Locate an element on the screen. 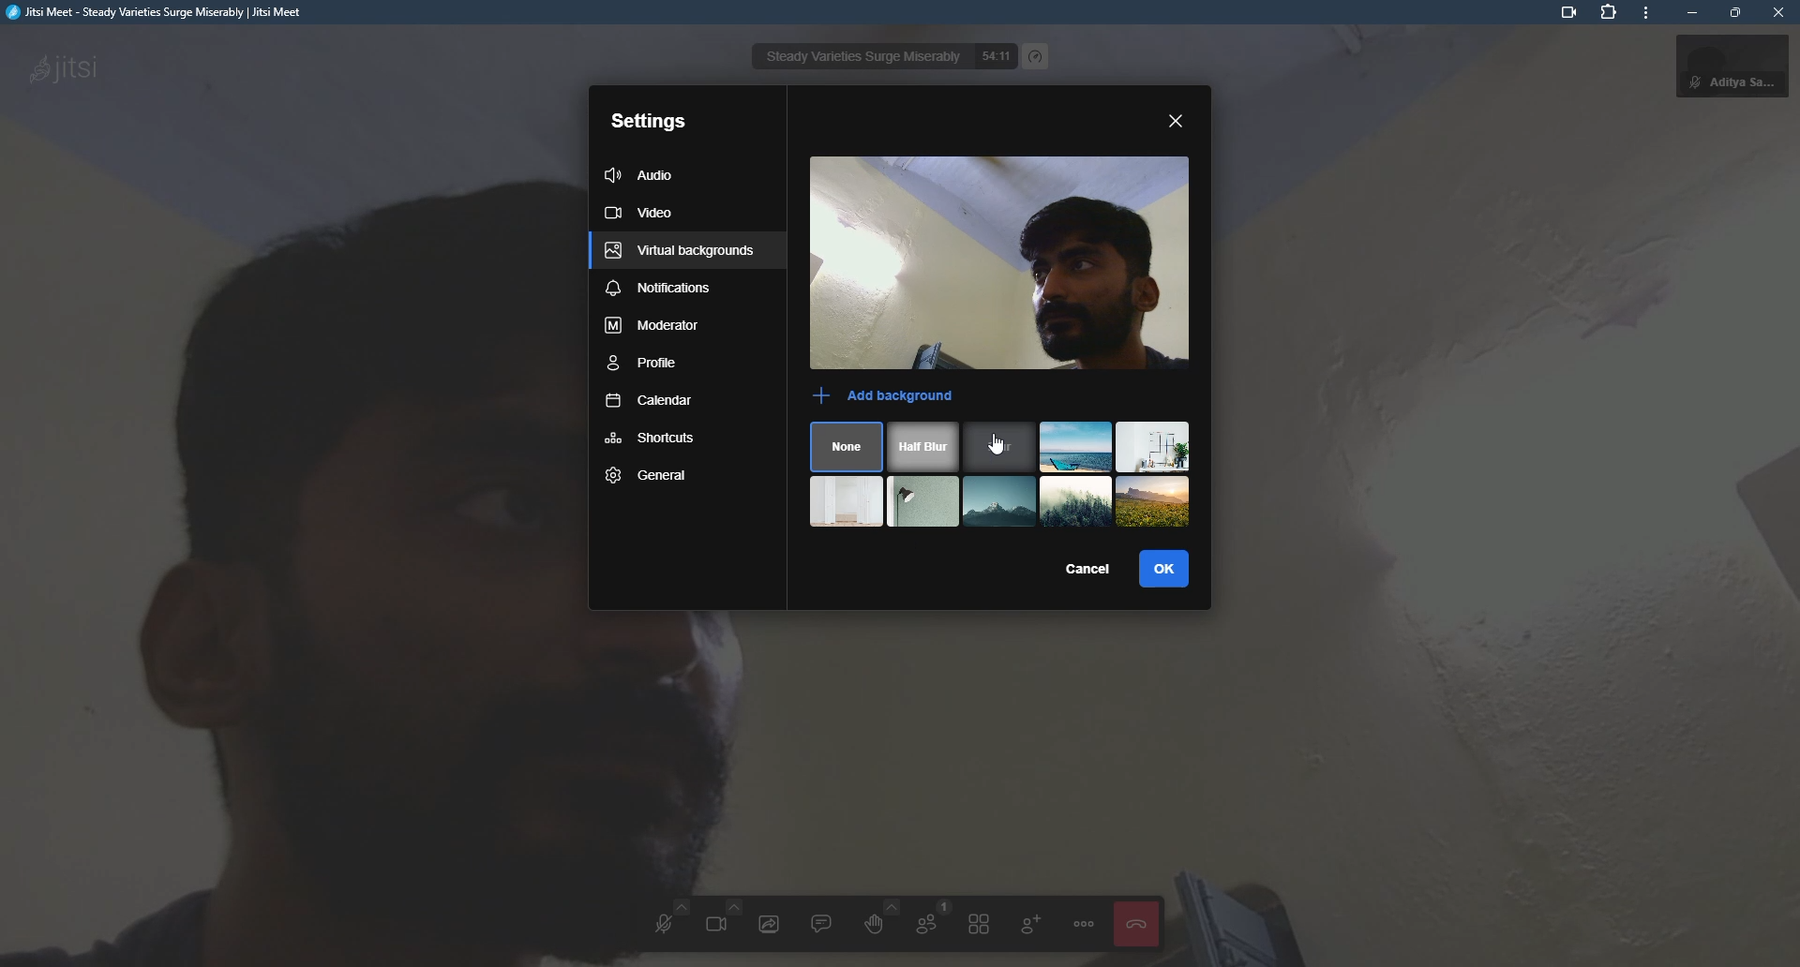 This screenshot has height=967, width=1800. video is located at coordinates (1054, 264).